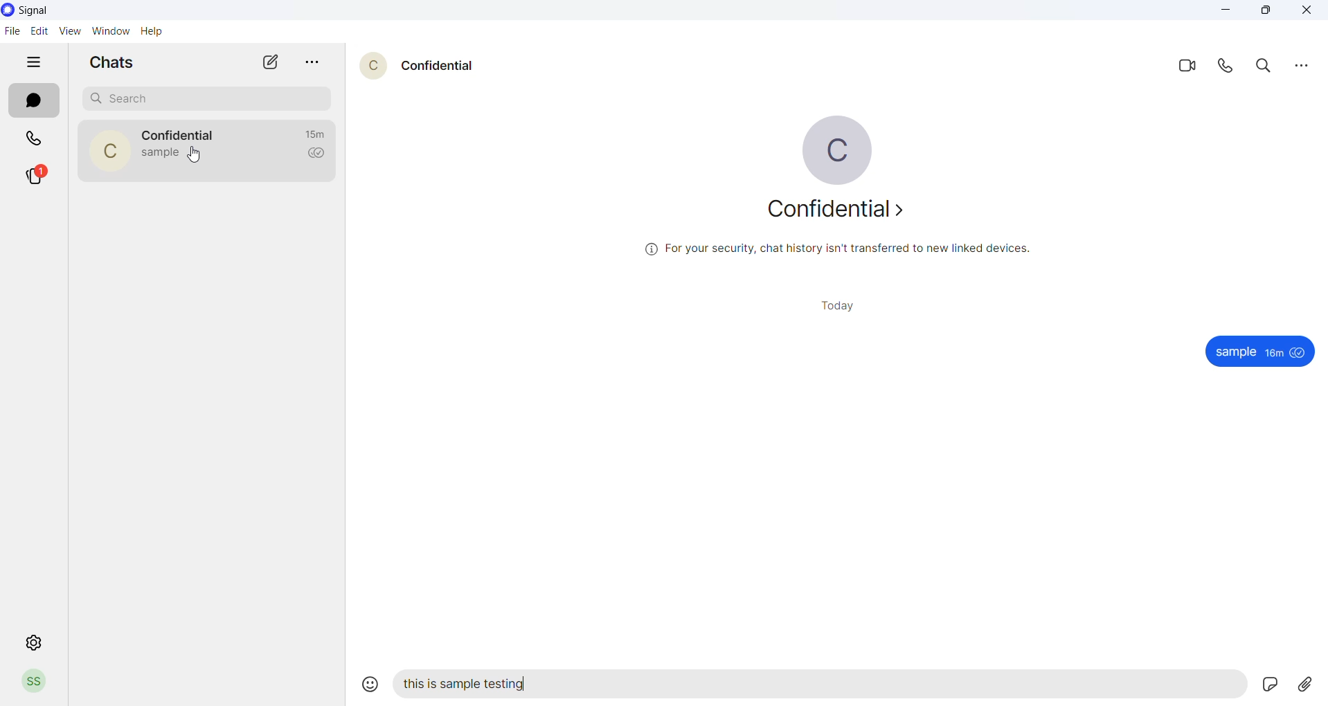 The height and width of the screenshot is (706, 1328). What do you see at coordinates (28, 136) in the screenshot?
I see `call` at bounding box center [28, 136].